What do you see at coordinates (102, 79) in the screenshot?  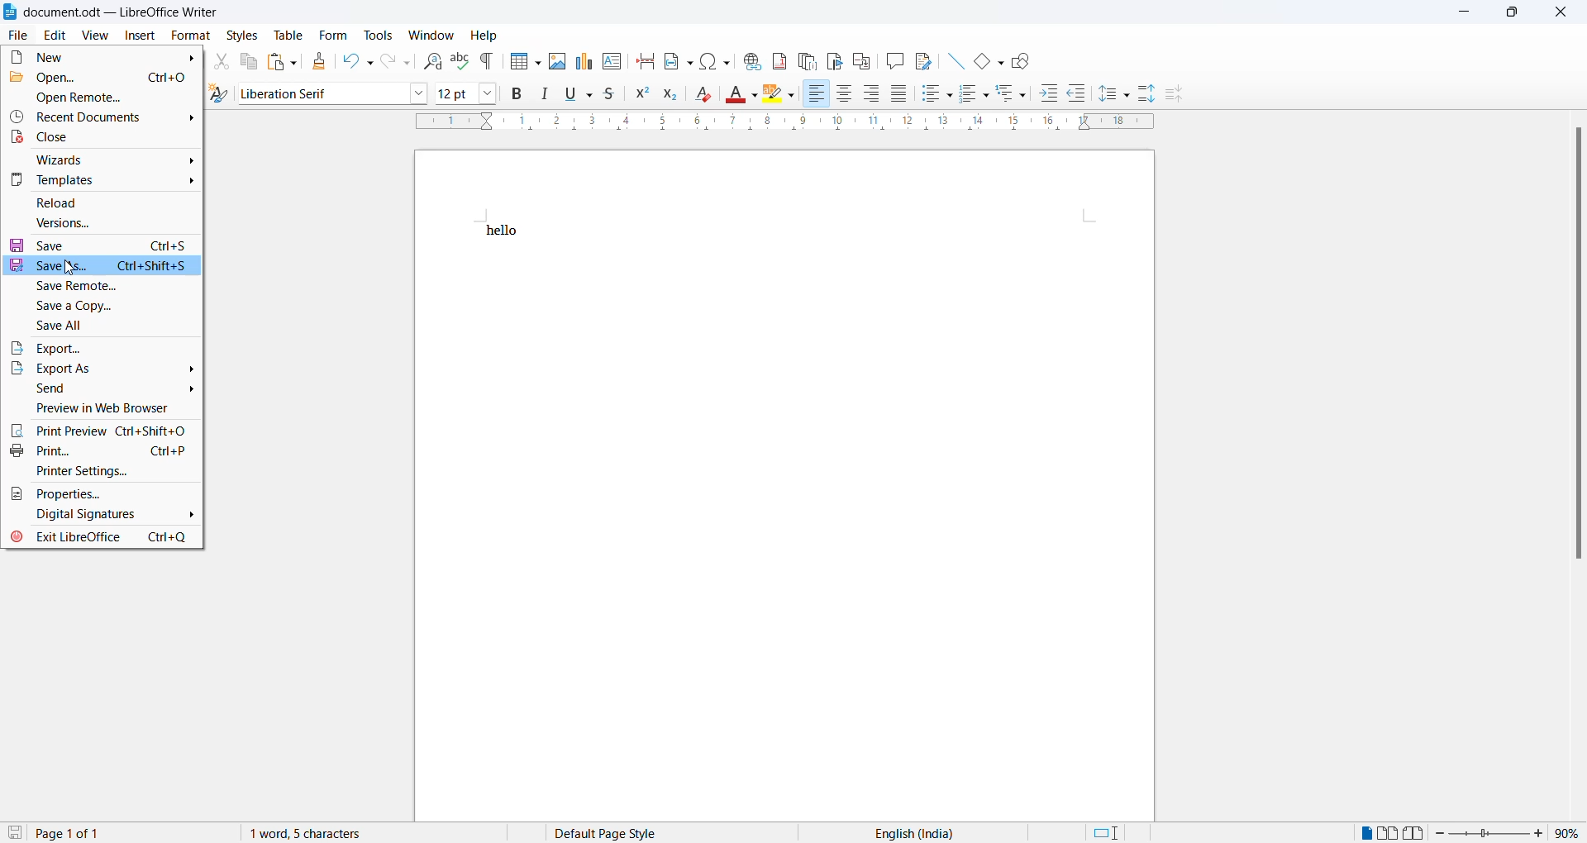 I see `Open` at bounding box center [102, 79].